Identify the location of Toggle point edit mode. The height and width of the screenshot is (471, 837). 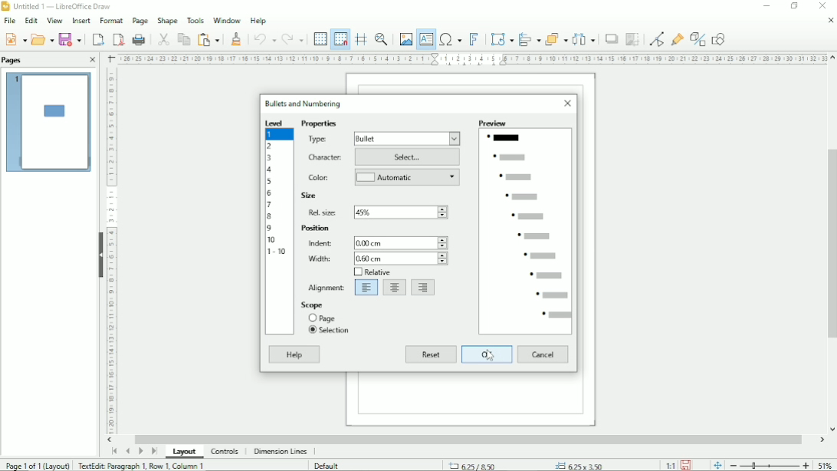
(657, 38).